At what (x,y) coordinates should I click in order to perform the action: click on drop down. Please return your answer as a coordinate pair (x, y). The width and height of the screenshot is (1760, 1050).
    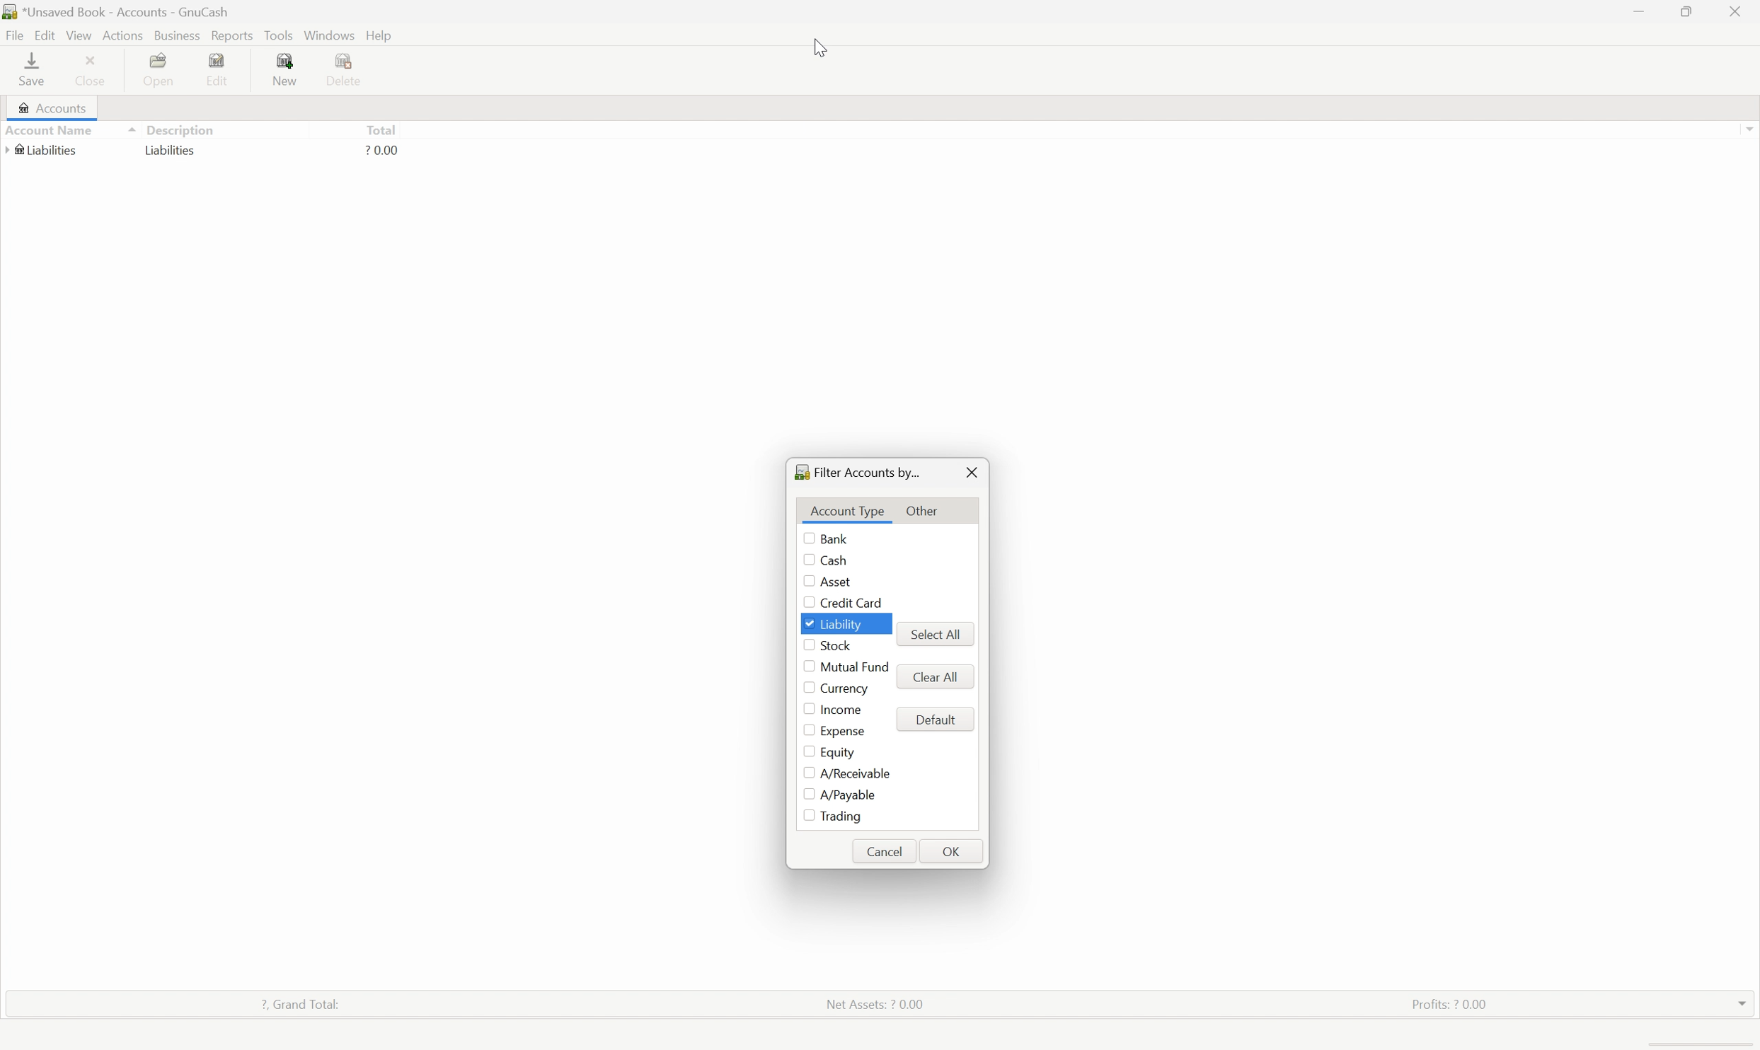
    Looking at the image, I should click on (1738, 1003).